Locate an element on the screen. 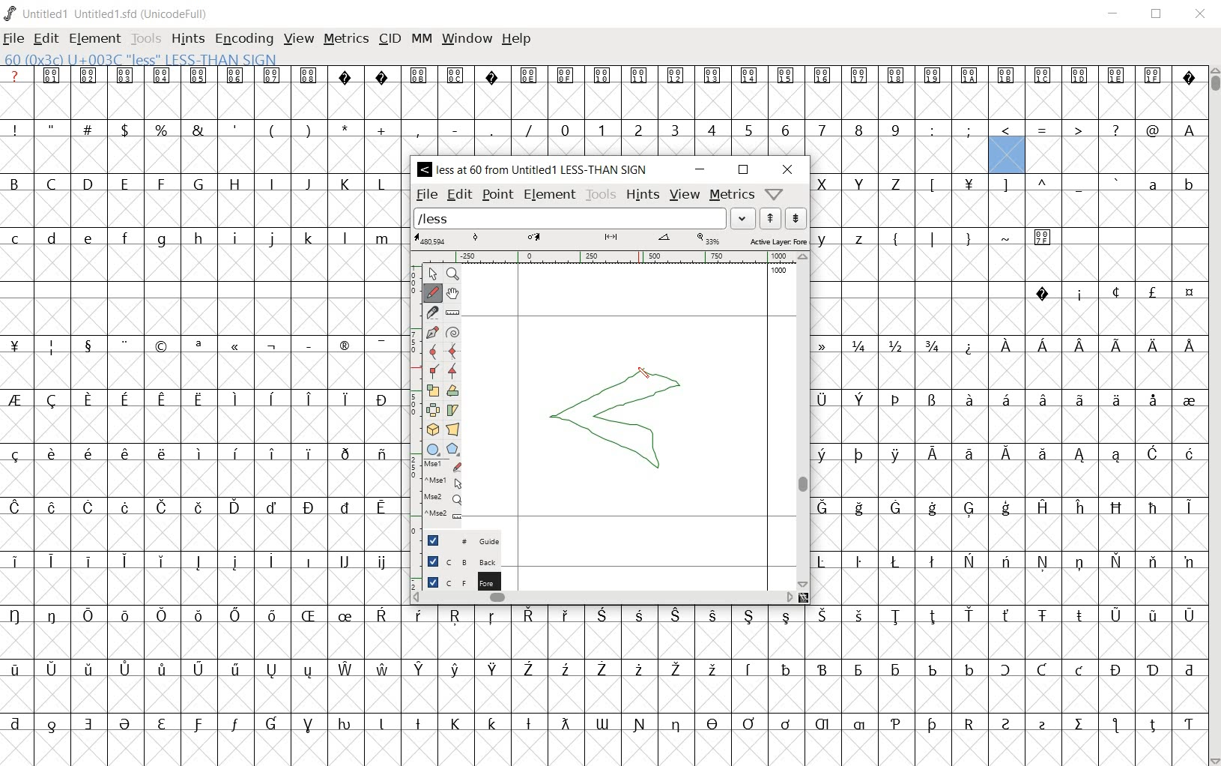 This screenshot has width=1221, height=766. element is located at coordinates (551, 196).